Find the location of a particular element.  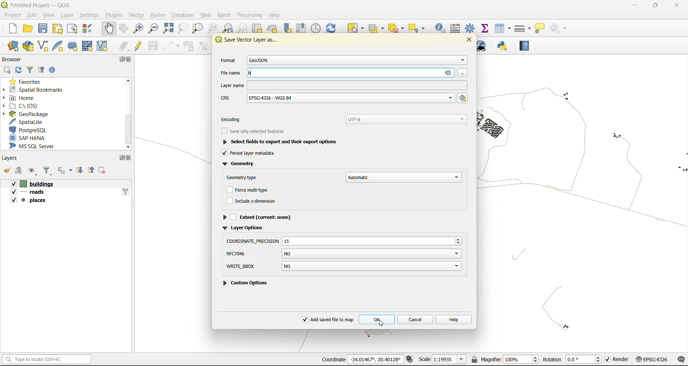

add is located at coordinates (8, 69).